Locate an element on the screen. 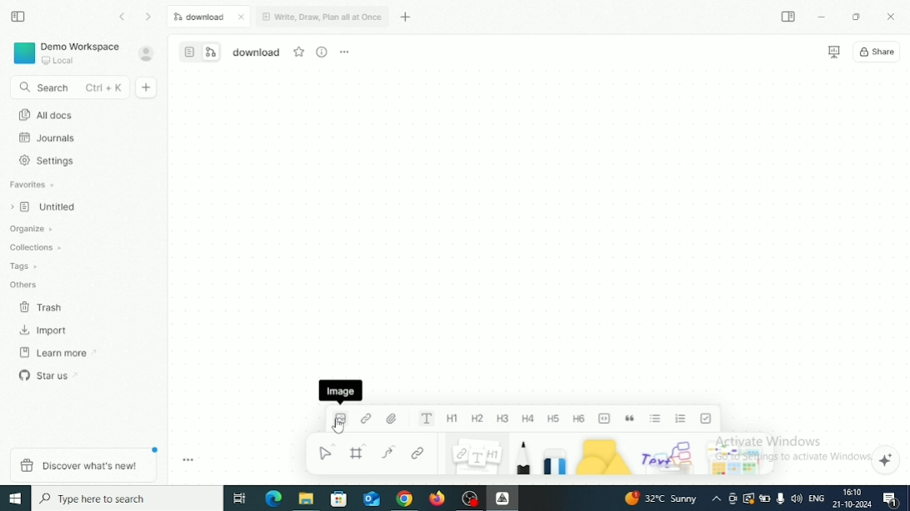 Image resolution: width=910 pixels, height=511 pixels. Type here to search is located at coordinates (127, 499).